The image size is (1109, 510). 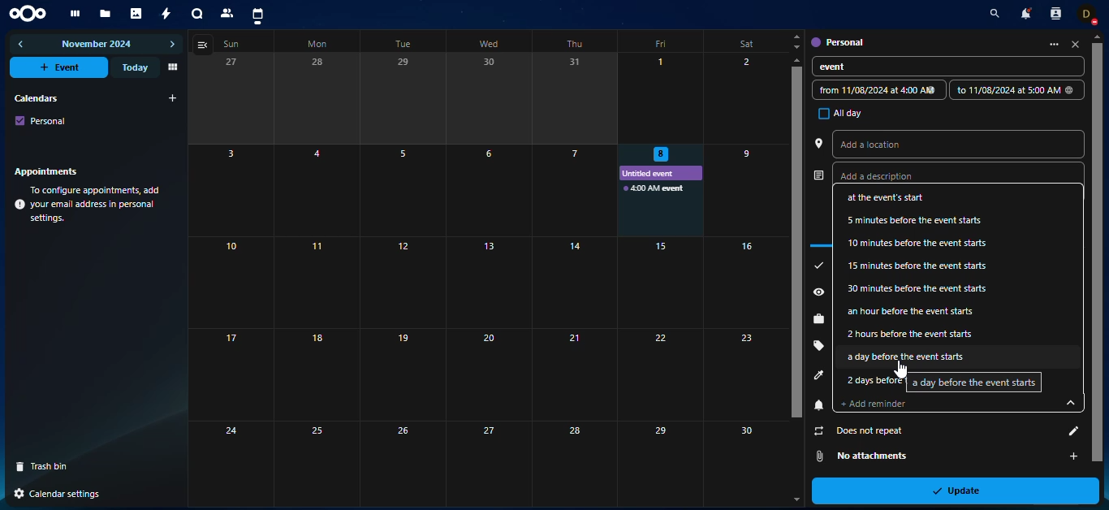 I want to click on add, so click(x=173, y=98).